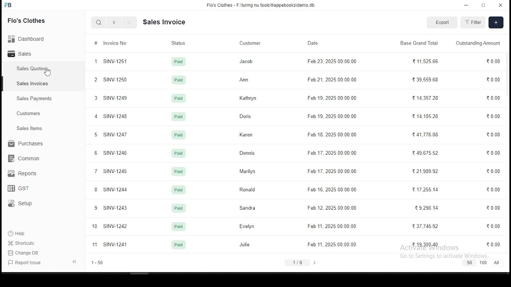  What do you see at coordinates (249, 99) in the screenshot?
I see `Kathryn` at bounding box center [249, 99].